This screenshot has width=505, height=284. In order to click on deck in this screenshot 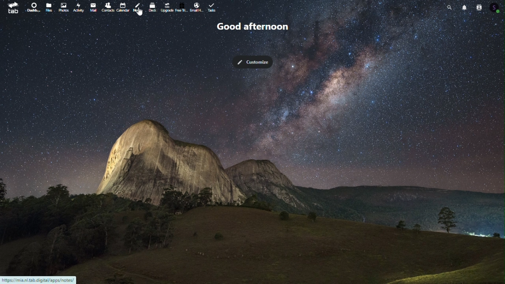, I will do `click(153, 8)`.